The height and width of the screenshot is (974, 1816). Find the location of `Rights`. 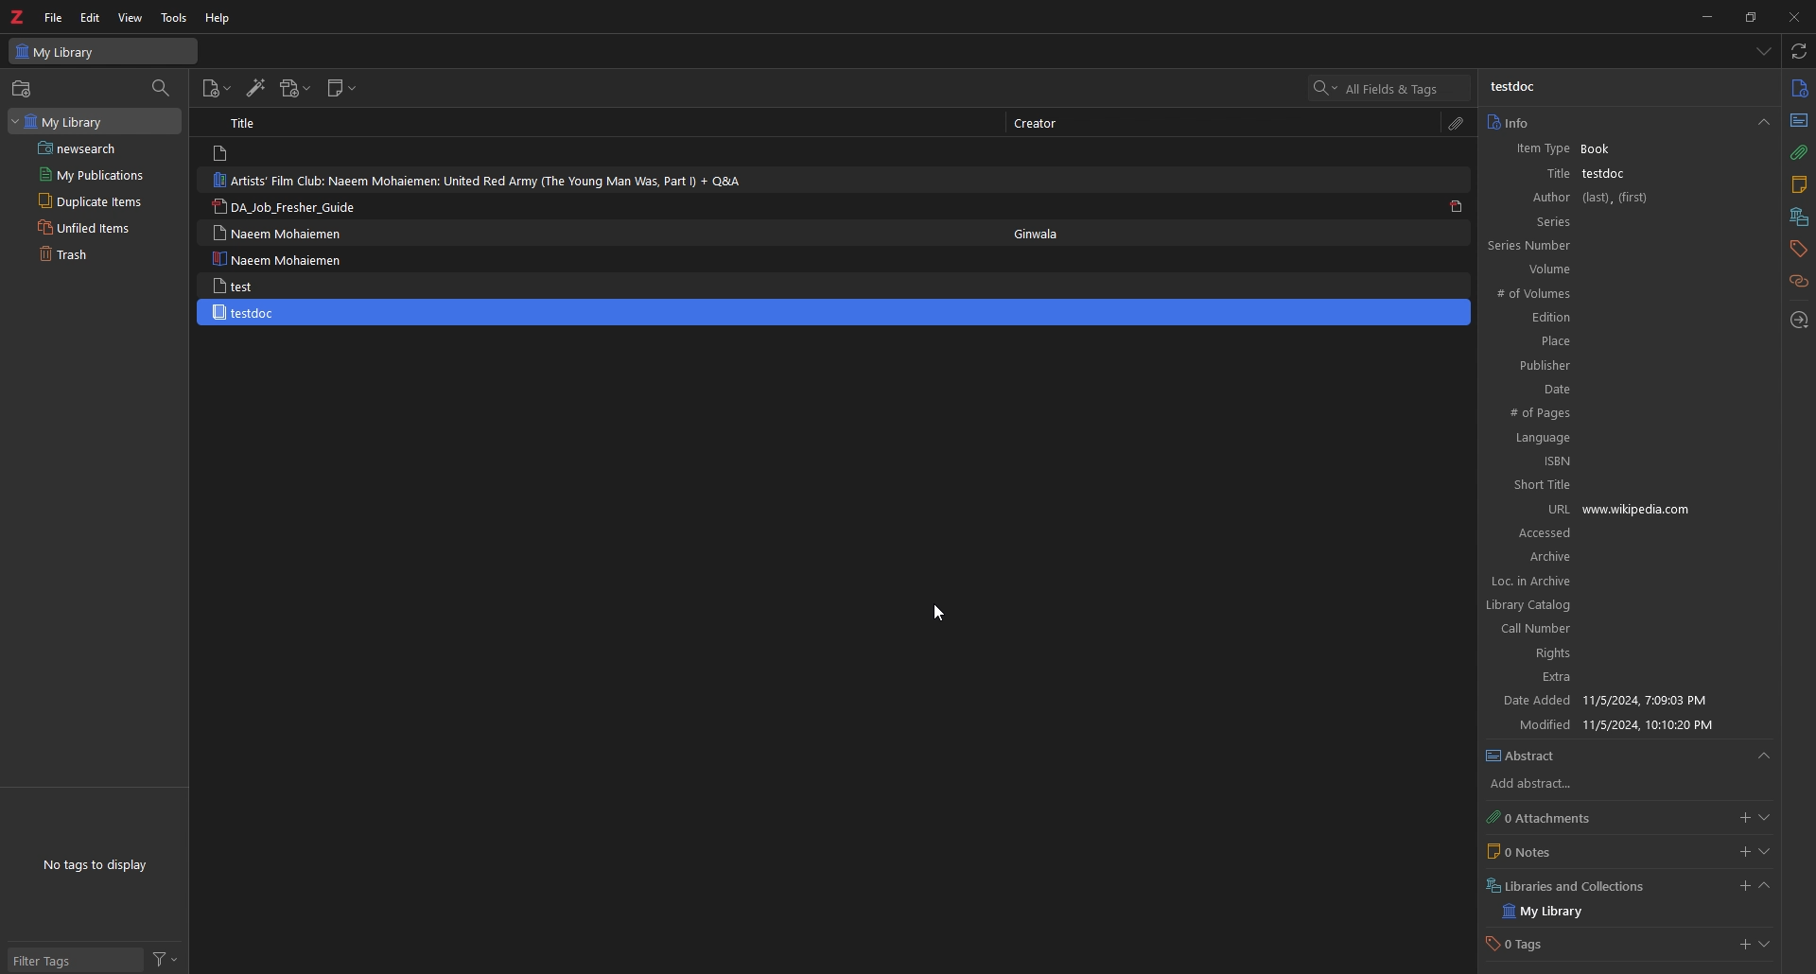

Rights is located at coordinates (1618, 655).